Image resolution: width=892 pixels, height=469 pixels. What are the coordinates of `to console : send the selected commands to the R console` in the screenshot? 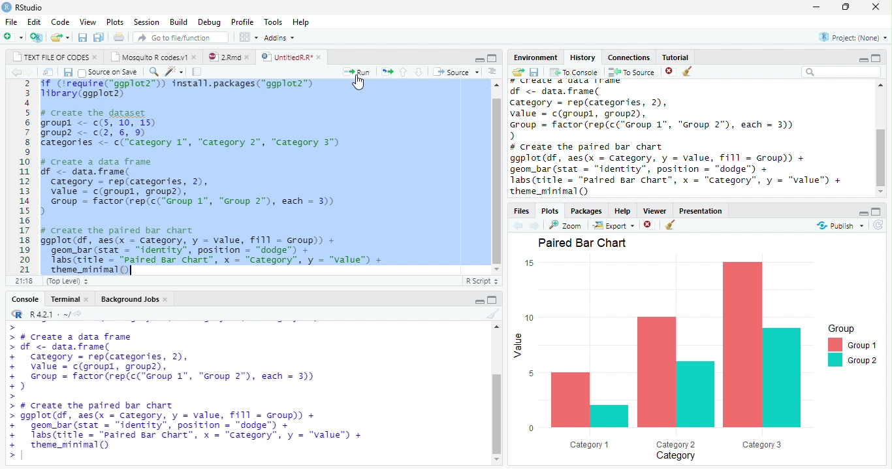 It's located at (573, 72).